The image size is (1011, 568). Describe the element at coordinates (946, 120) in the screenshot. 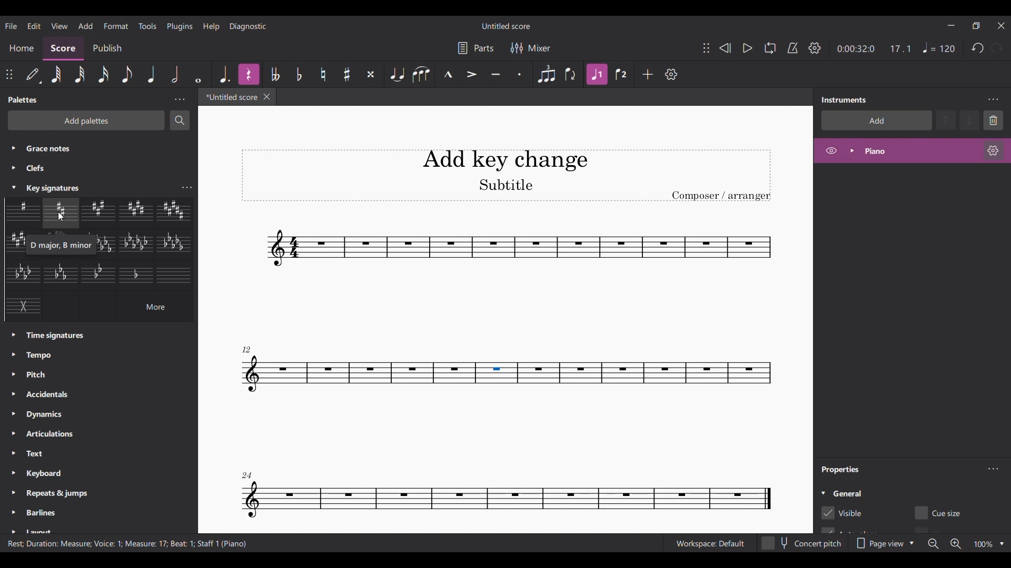

I see `Move up` at that location.